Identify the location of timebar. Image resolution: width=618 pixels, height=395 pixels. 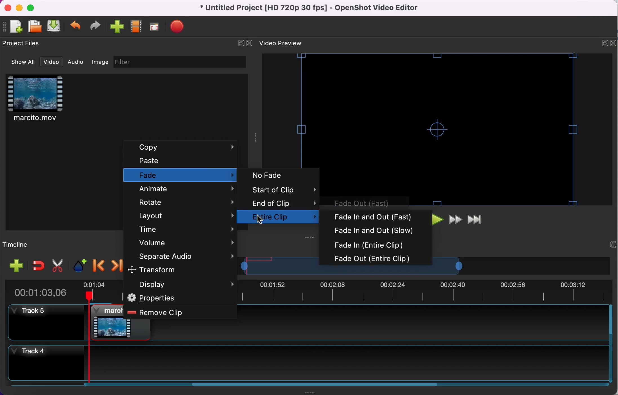
(99, 293).